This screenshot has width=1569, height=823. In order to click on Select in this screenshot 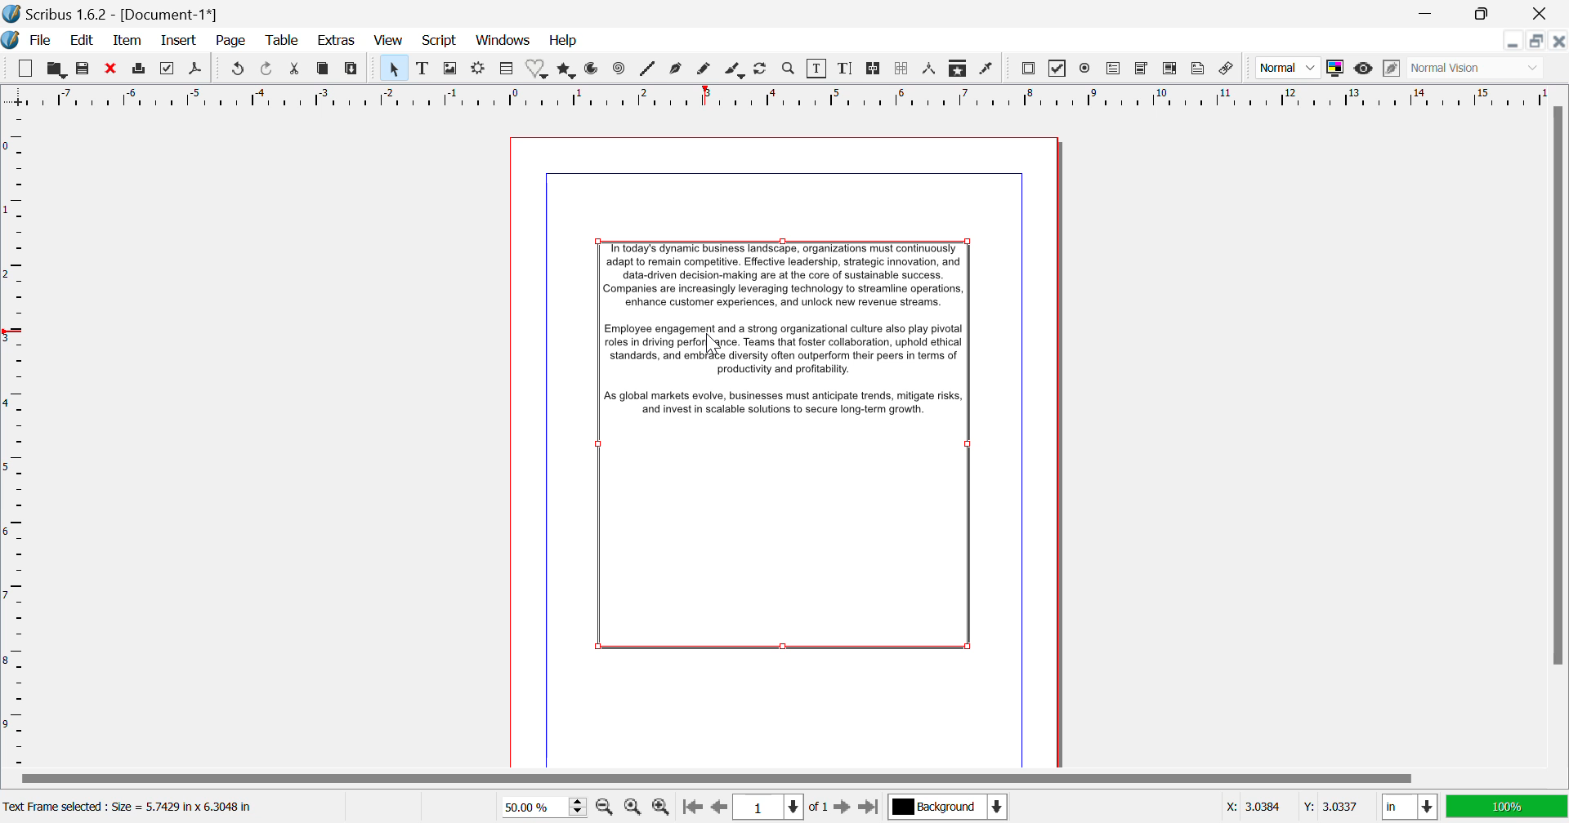, I will do `click(396, 67)`.